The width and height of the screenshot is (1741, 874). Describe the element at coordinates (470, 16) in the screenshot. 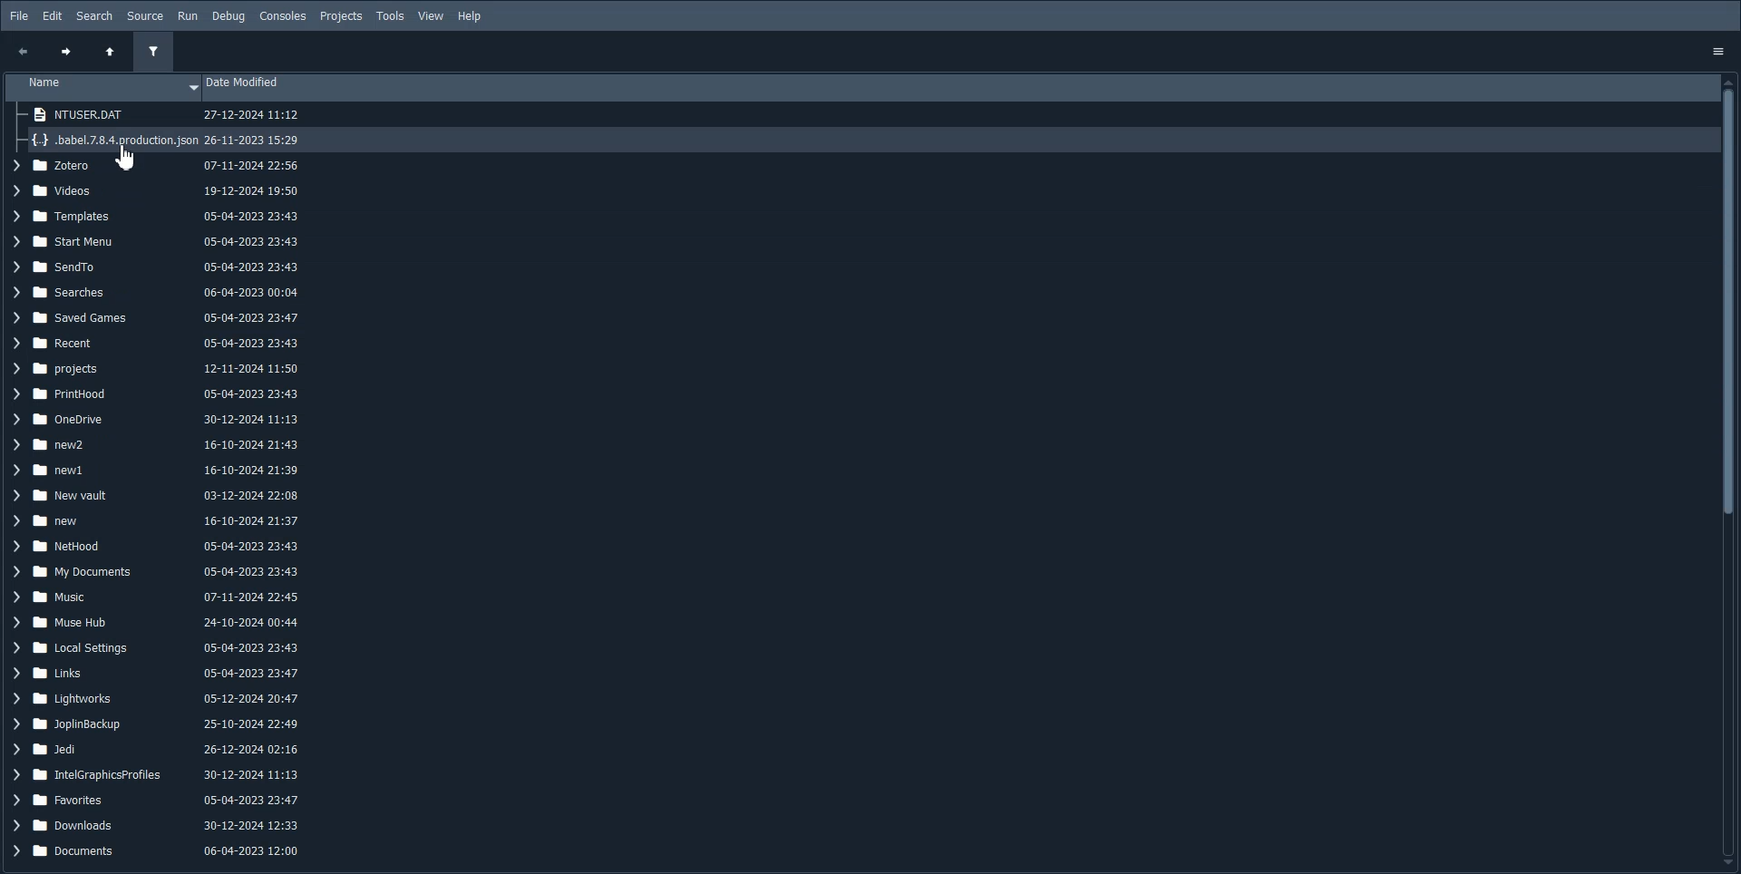

I see `Help` at that location.